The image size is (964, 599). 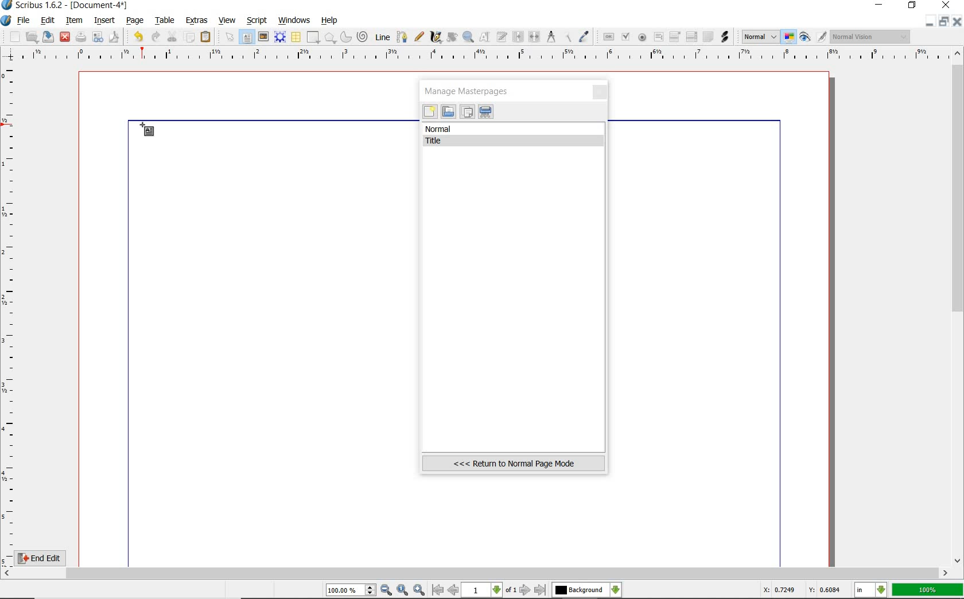 What do you see at coordinates (81, 37) in the screenshot?
I see `print` at bounding box center [81, 37].